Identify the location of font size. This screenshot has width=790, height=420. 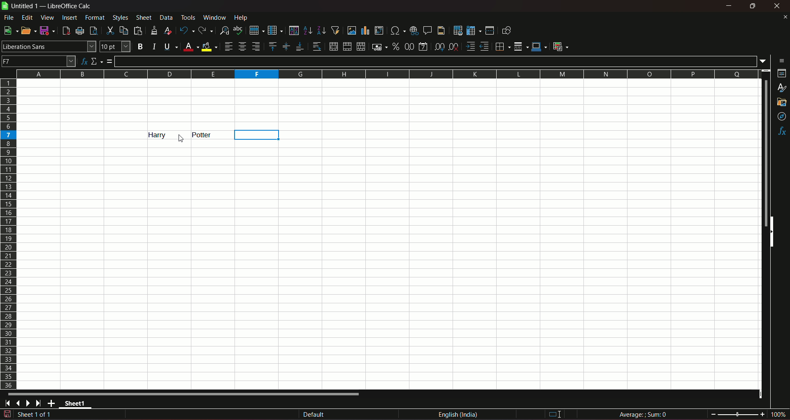
(114, 47).